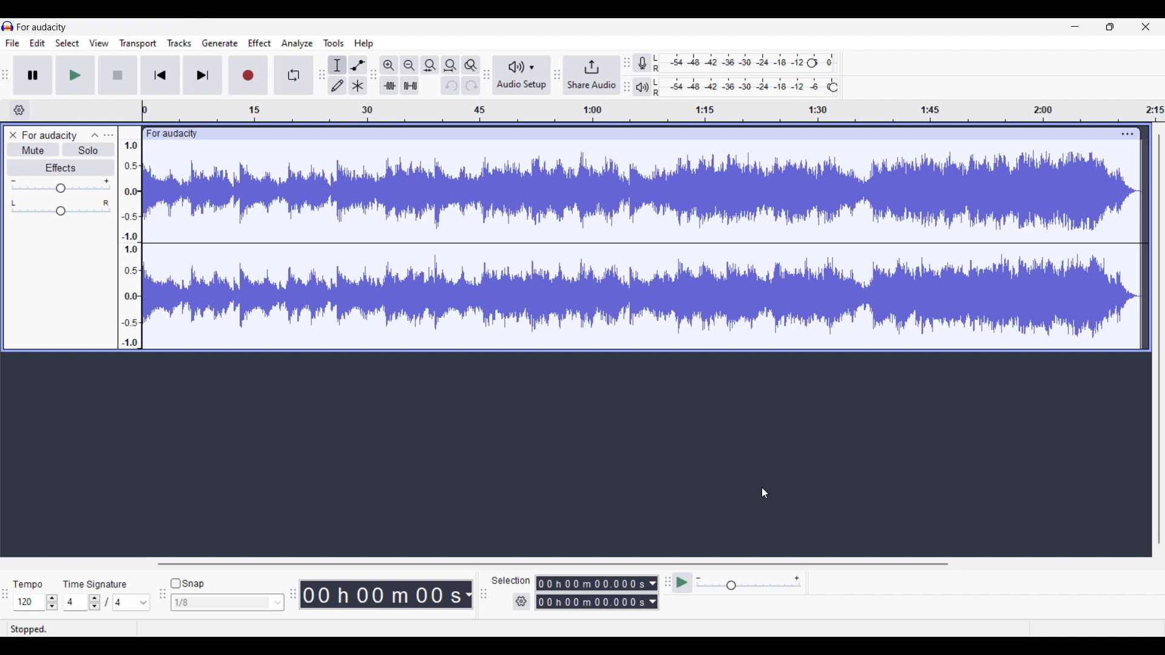 The width and height of the screenshot is (1165, 655). What do you see at coordinates (180, 43) in the screenshot?
I see `Track menu ` at bounding box center [180, 43].